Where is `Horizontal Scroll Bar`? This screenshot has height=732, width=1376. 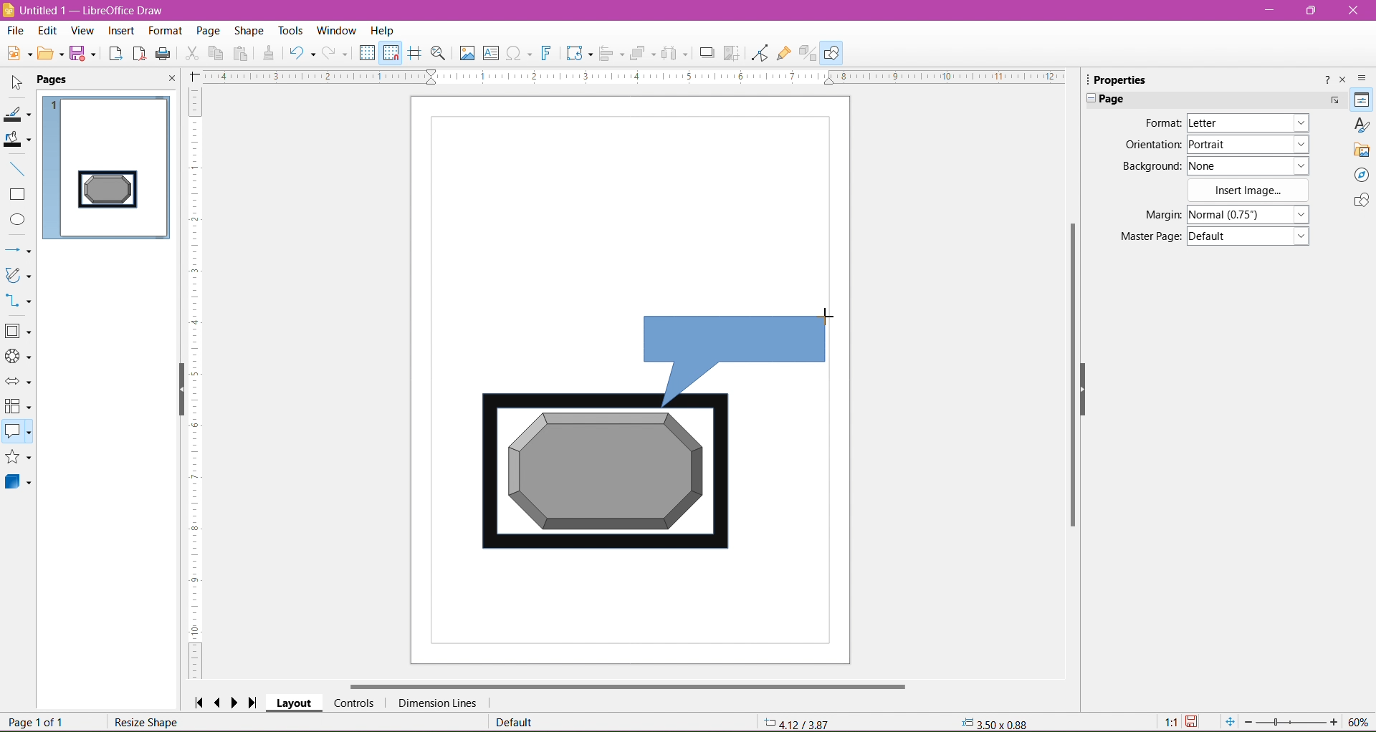 Horizontal Scroll Bar is located at coordinates (628, 685).